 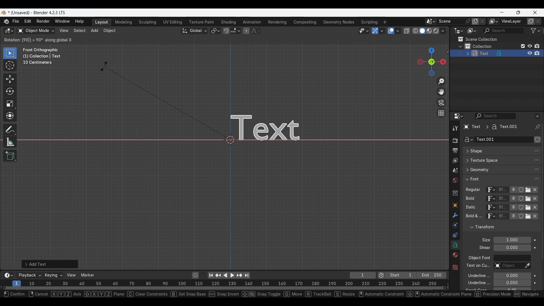 I want to click on Animate property of respective attribute, so click(x=535, y=264).